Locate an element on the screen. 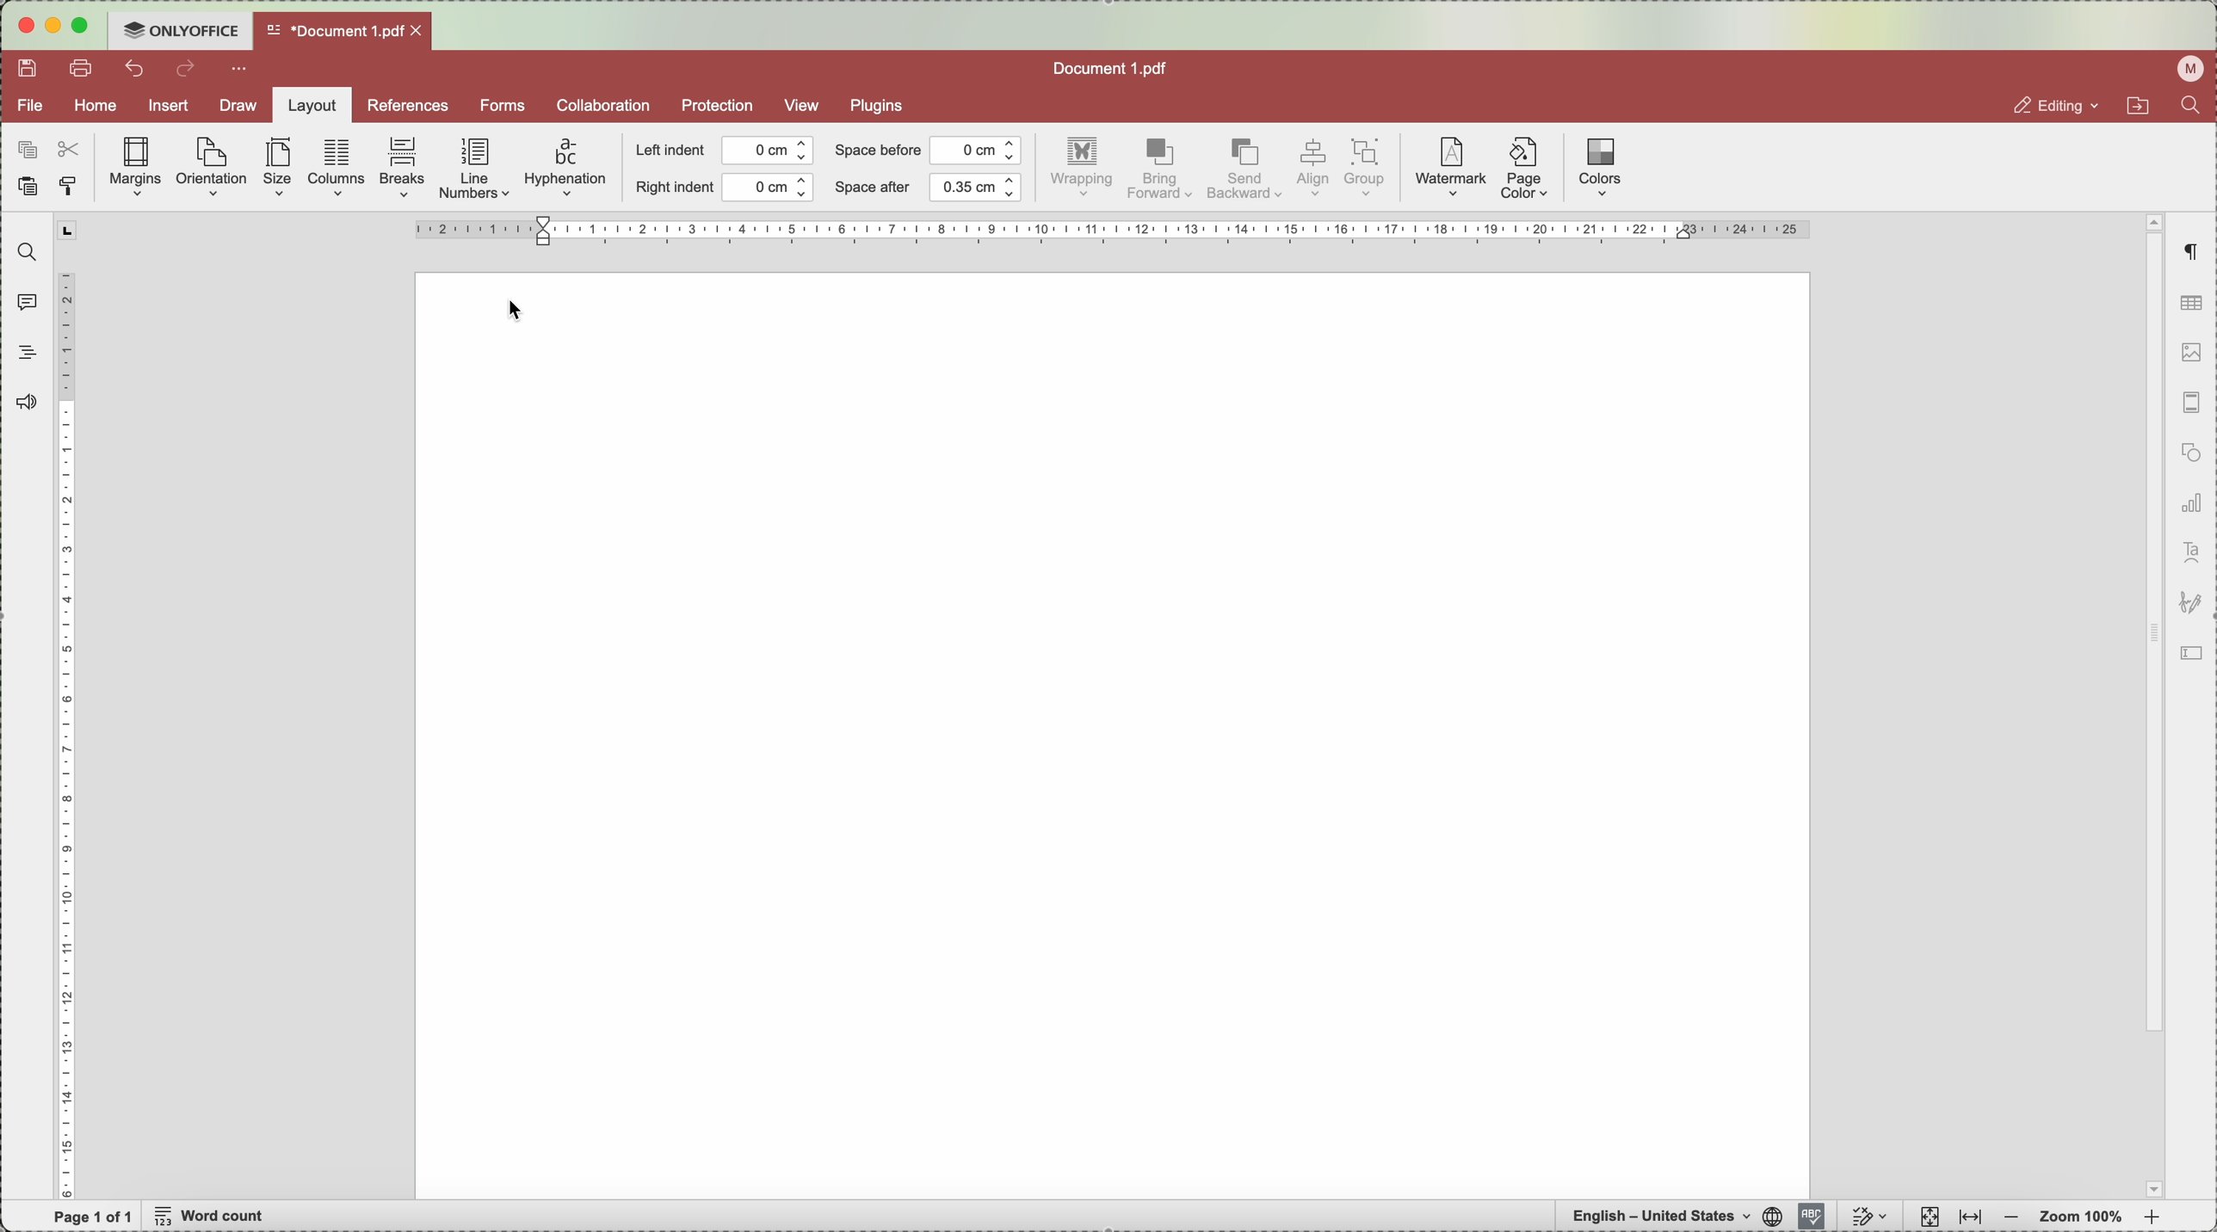 The width and height of the screenshot is (2217, 1232). space after is located at coordinates (929, 188).